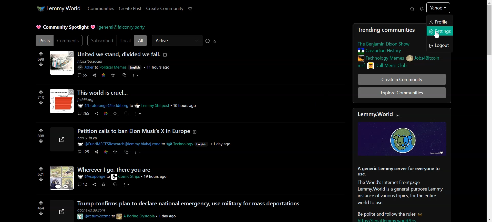 The image size is (492, 222). What do you see at coordinates (402, 166) in the screenshot?
I see `Text` at bounding box center [402, 166].